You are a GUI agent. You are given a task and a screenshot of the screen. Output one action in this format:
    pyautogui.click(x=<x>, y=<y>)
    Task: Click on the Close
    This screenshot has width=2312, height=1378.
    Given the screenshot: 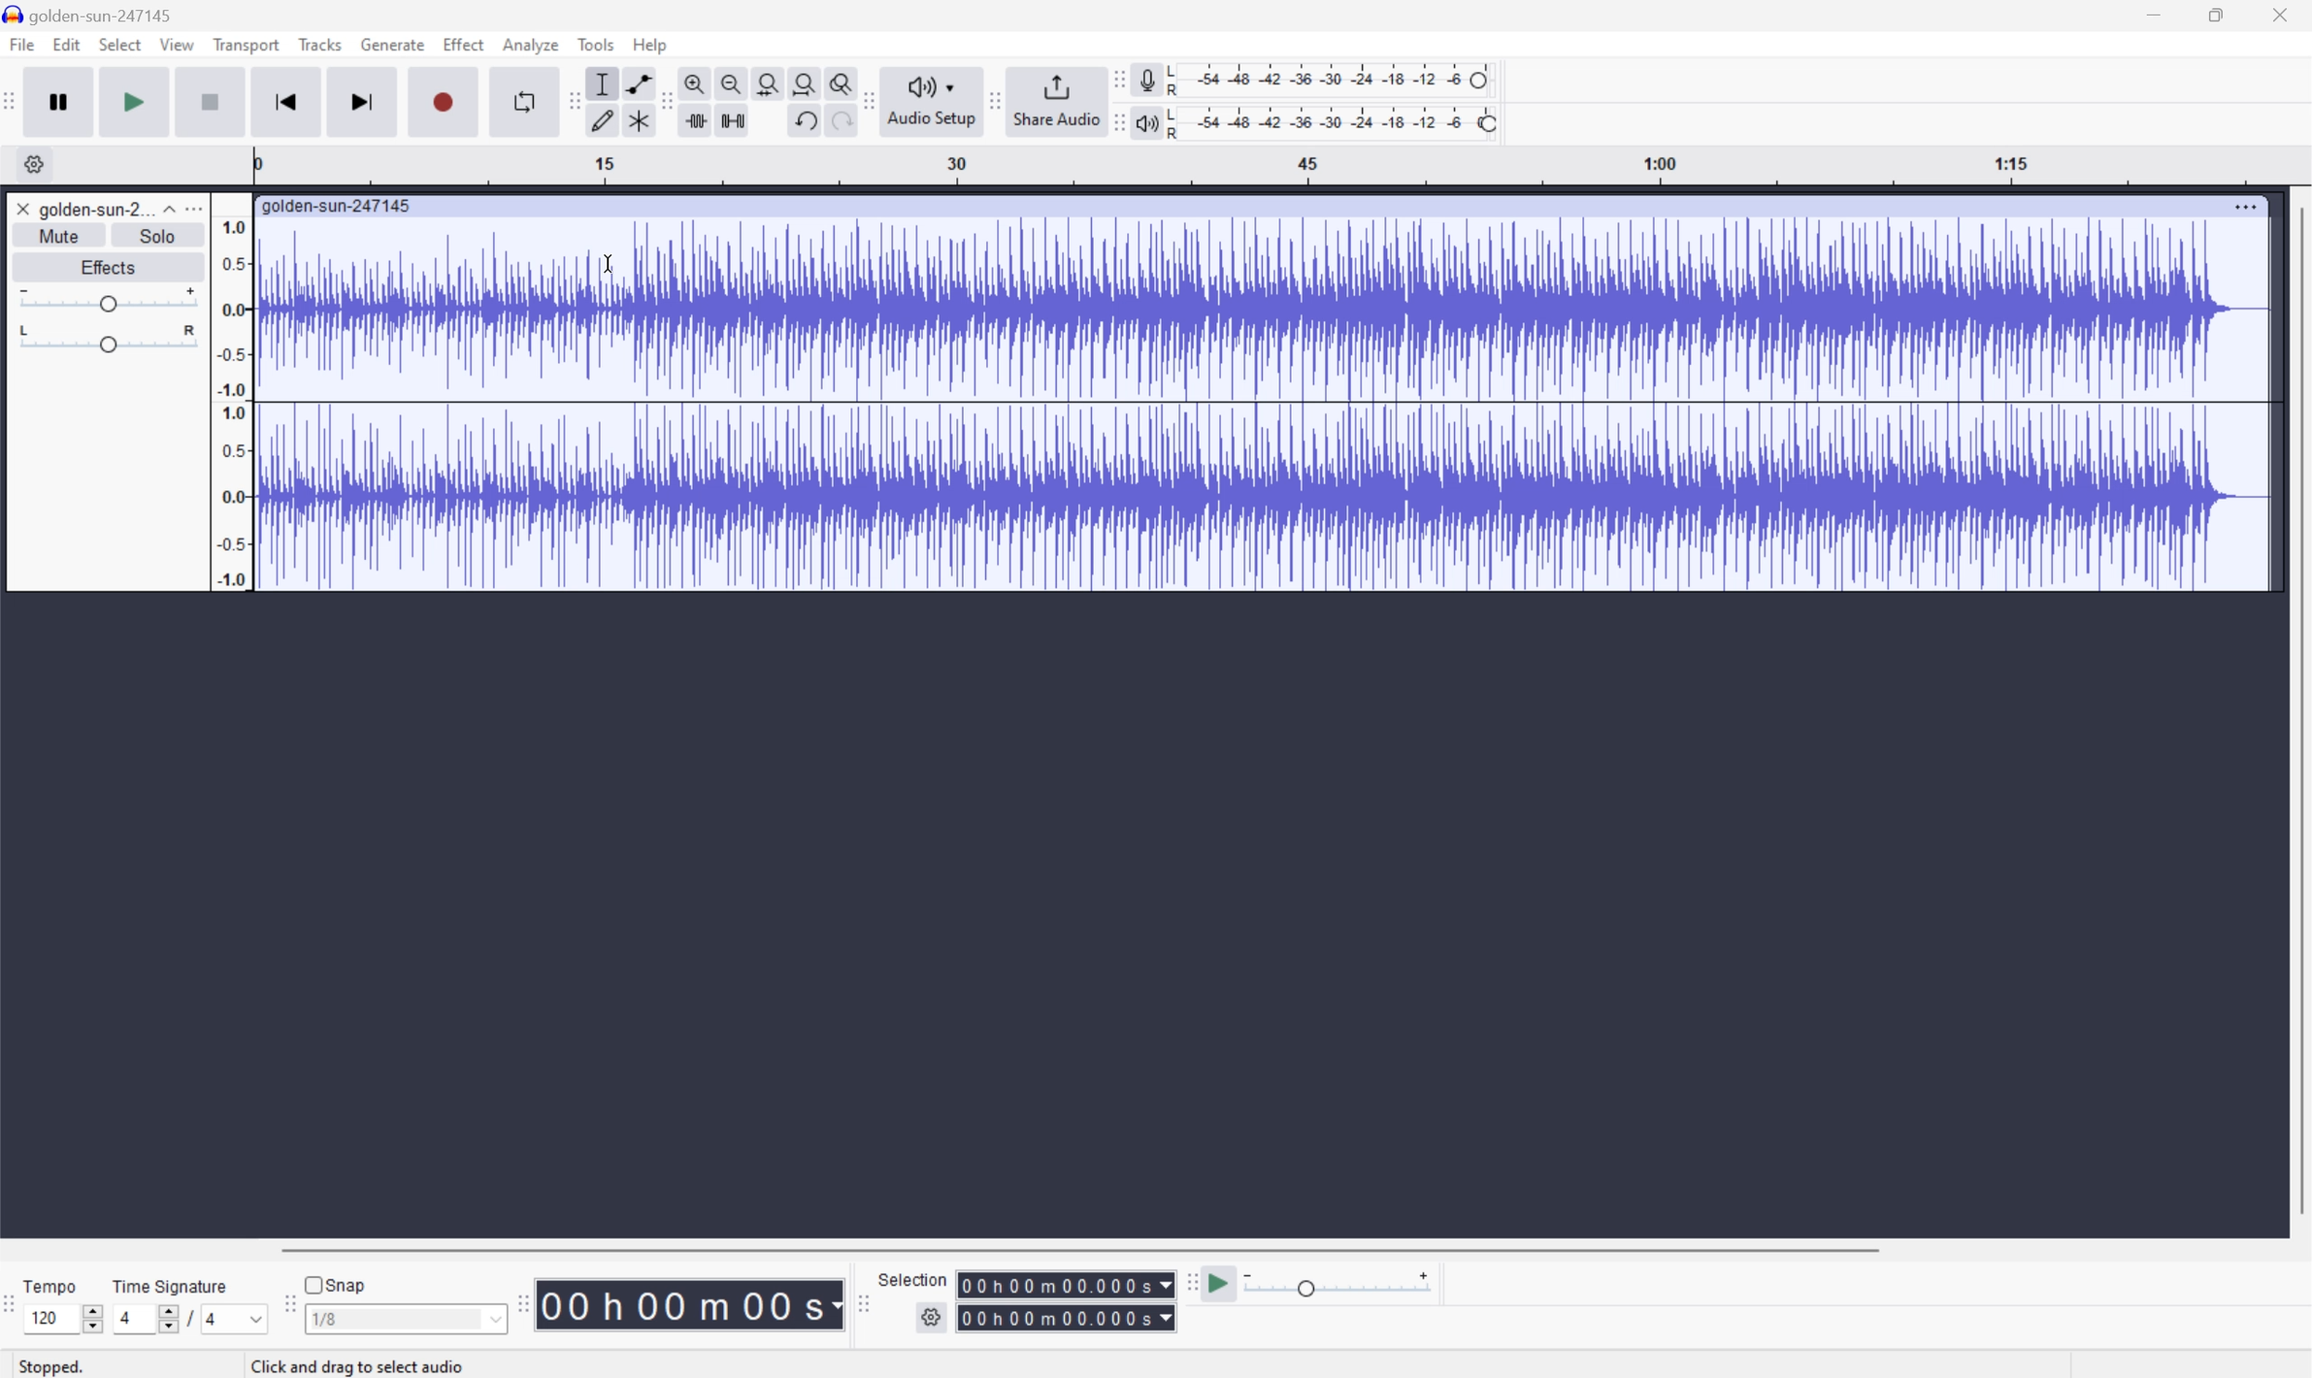 What is the action you would take?
    pyautogui.click(x=2285, y=13)
    